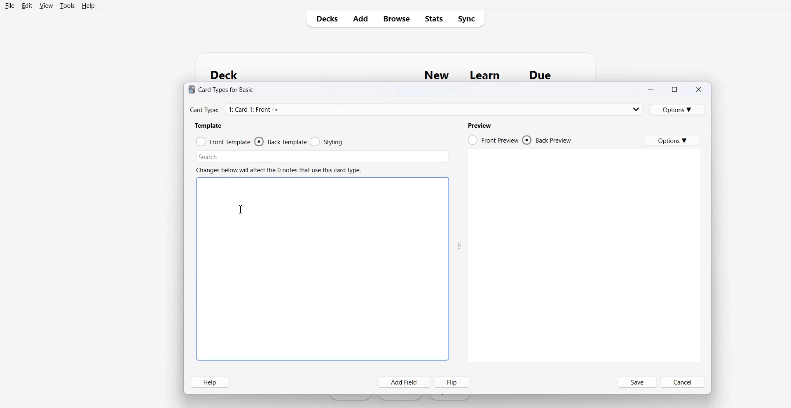 The width and height of the screenshot is (791, 408). What do you see at coordinates (437, 75) in the screenshot?
I see `New` at bounding box center [437, 75].